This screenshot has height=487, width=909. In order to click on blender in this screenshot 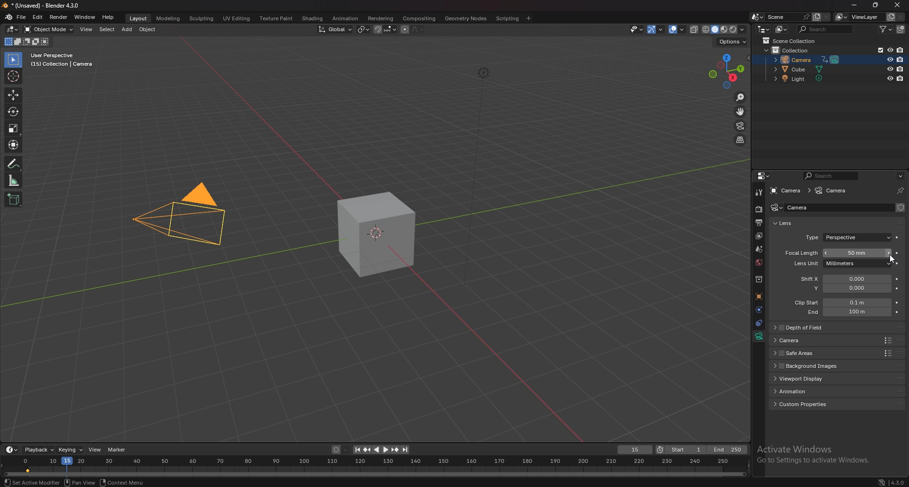, I will do `click(9, 17)`.